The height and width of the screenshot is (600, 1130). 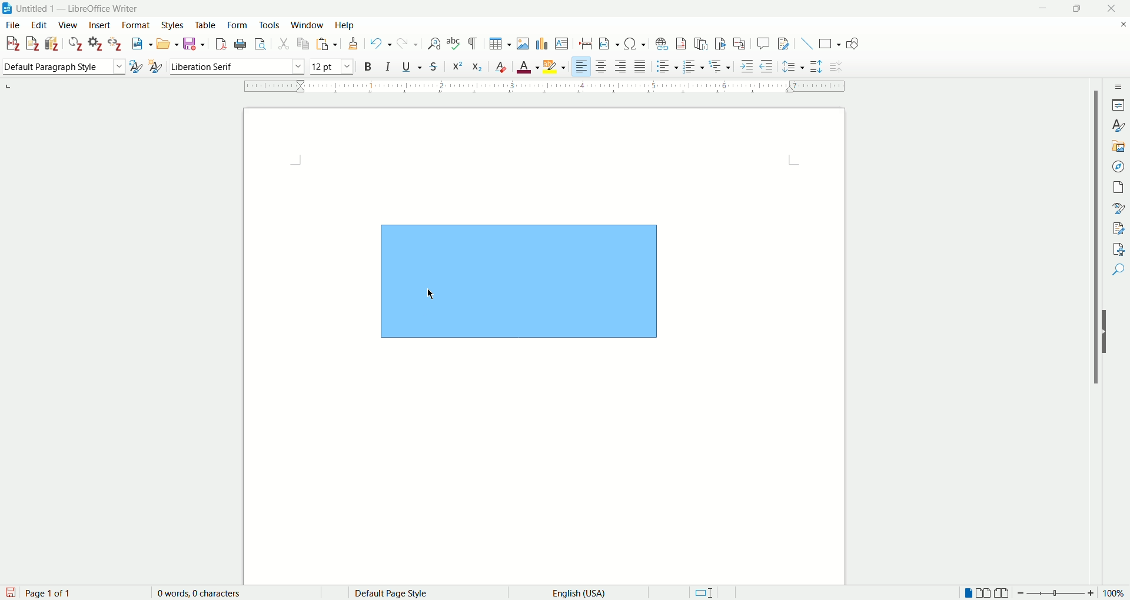 I want to click on styles, so click(x=174, y=25).